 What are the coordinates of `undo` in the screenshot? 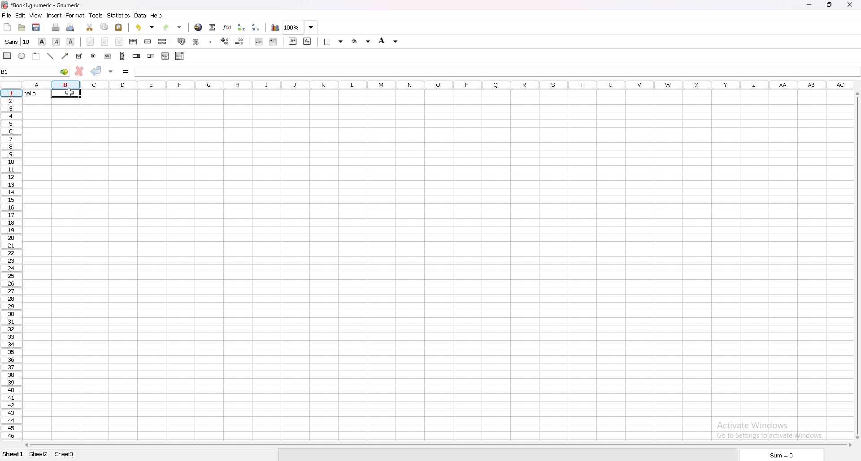 It's located at (145, 27).